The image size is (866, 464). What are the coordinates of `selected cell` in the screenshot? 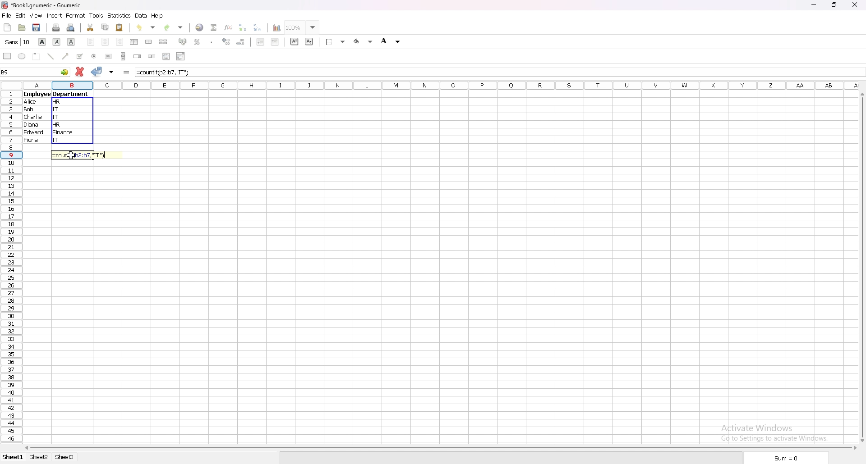 It's located at (36, 72).